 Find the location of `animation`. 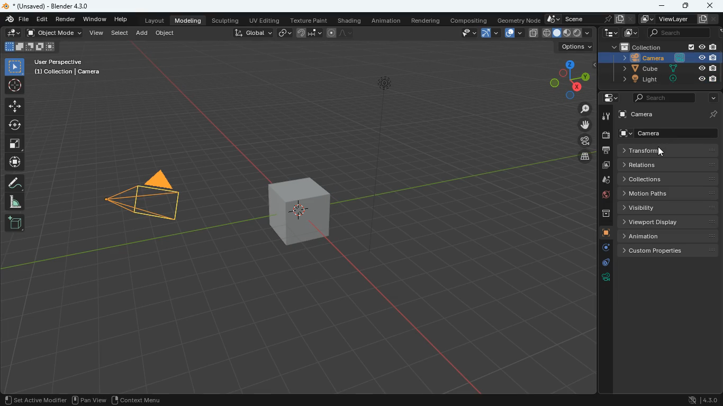

animation is located at coordinates (668, 236).